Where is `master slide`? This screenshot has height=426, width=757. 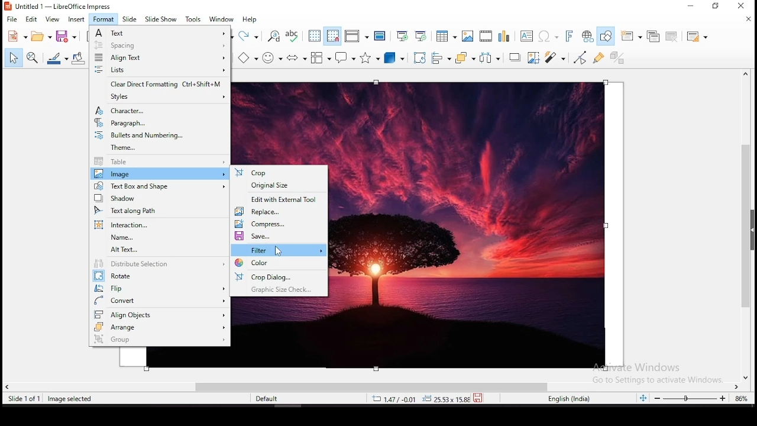
master slide is located at coordinates (379, 35).